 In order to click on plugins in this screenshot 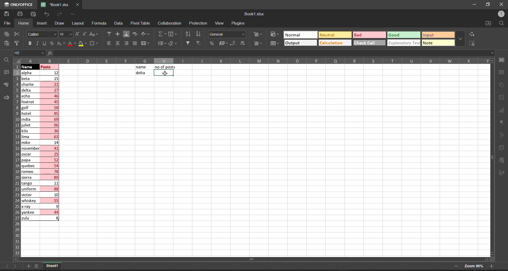, I will do `click(238, 23)`.